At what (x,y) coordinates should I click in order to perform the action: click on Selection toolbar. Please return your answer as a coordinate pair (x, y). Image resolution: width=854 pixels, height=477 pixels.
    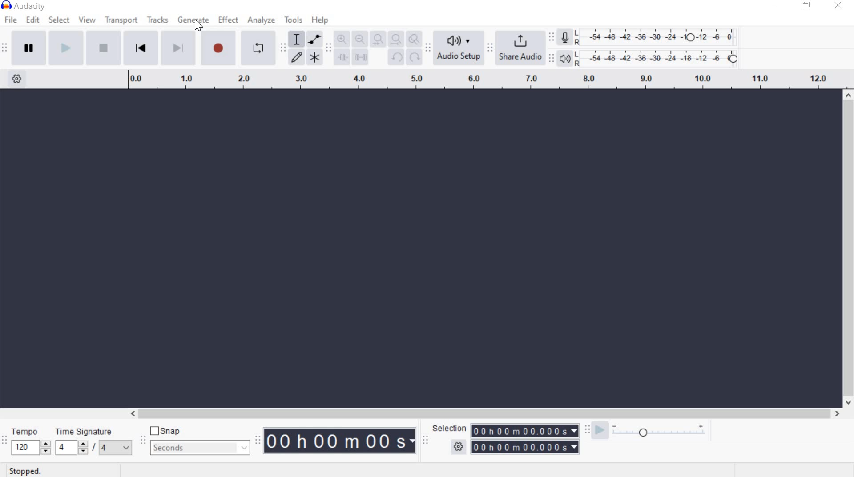
    Looking at the image, I should click on (427, 440).